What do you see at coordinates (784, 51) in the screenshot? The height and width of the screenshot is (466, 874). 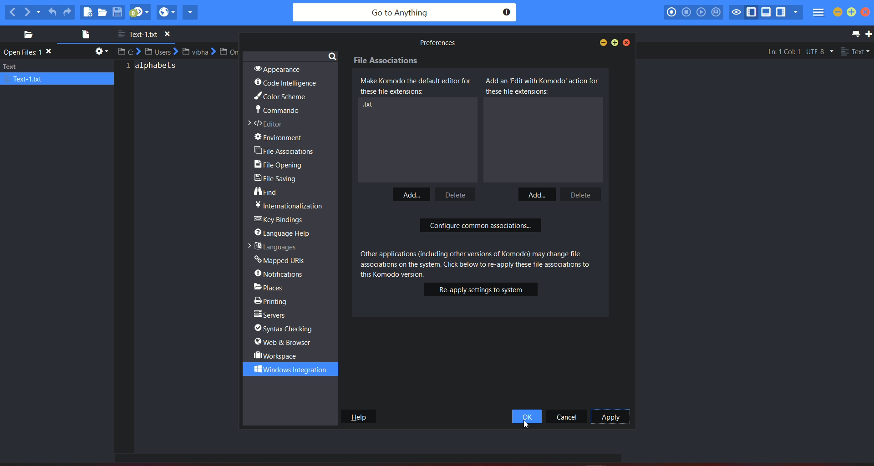 I see `Ln:1 Col:1` at bounding box center [784, 51].